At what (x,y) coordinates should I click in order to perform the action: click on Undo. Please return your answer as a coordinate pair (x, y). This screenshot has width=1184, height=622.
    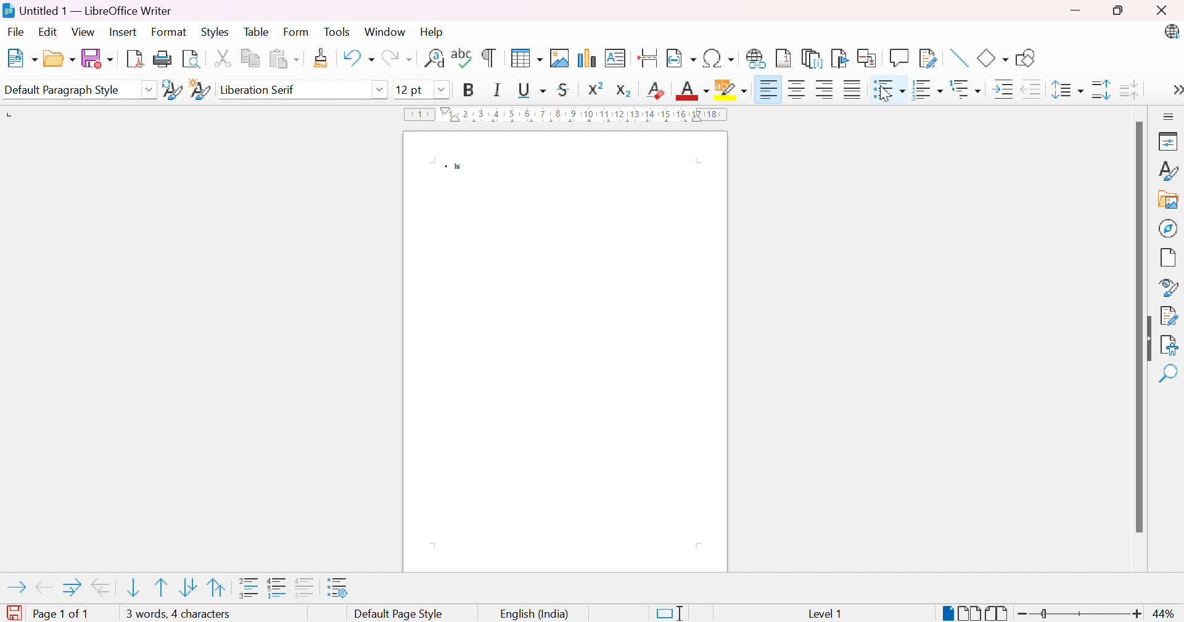
    Looking at the image, I should click on (358, 59).